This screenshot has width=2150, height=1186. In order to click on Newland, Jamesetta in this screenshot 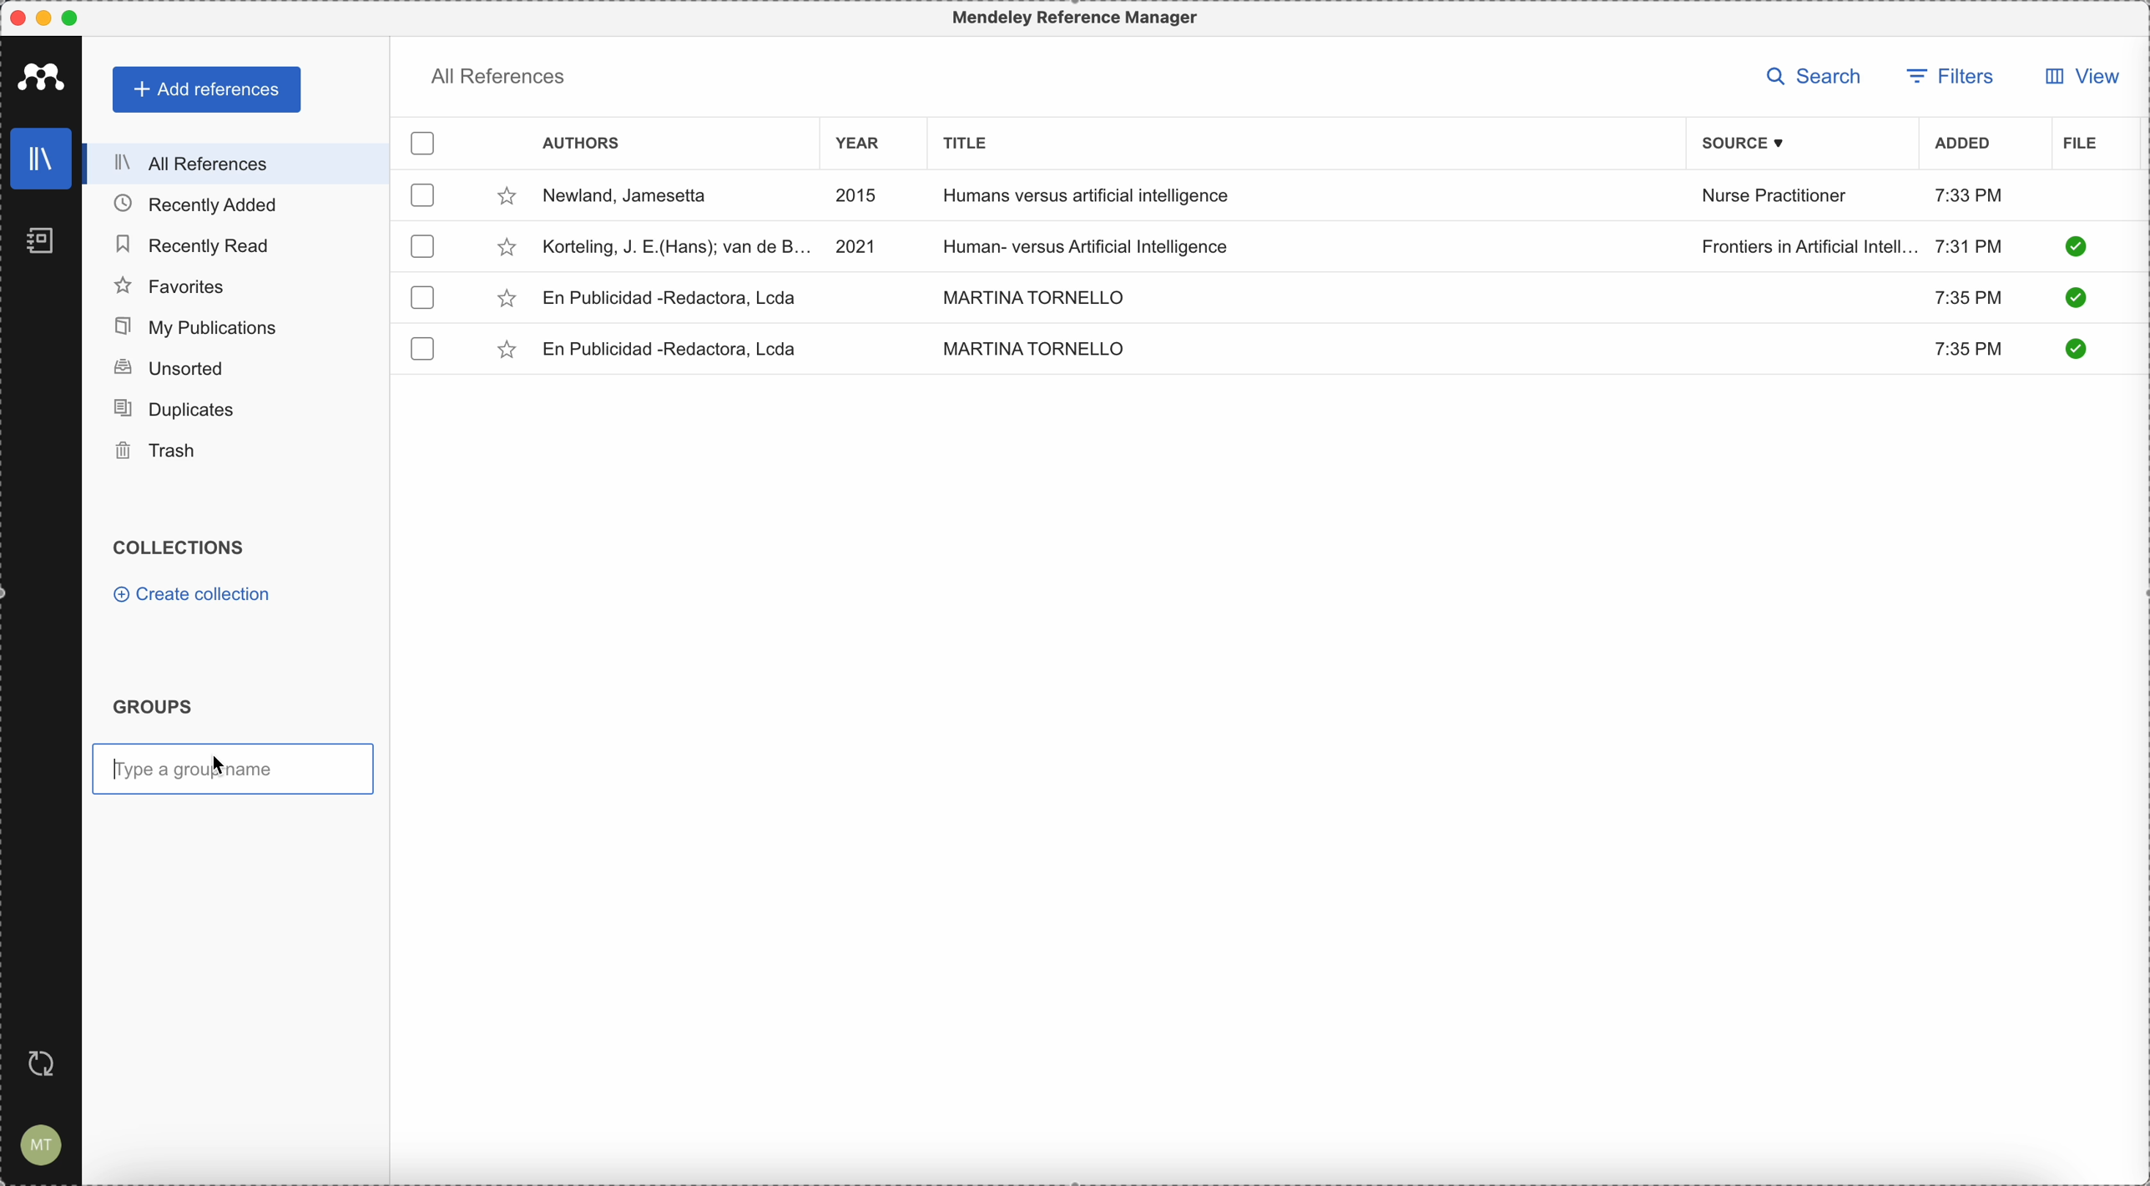, I will do `click(633, 197)`.